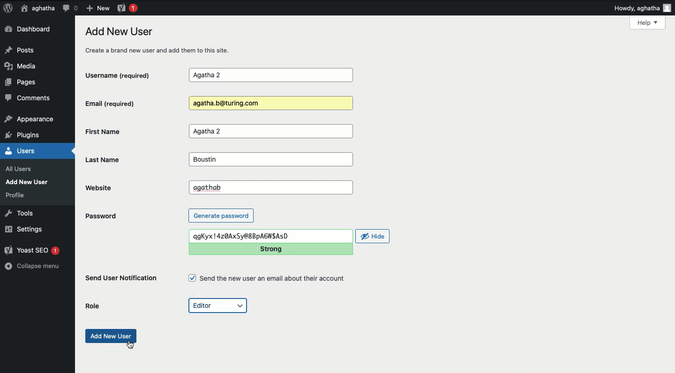 The height and width of the screenshot is (373, 675). Describe the element at coordinates (121, 187) in the screenshot. I see `Website` at that location.